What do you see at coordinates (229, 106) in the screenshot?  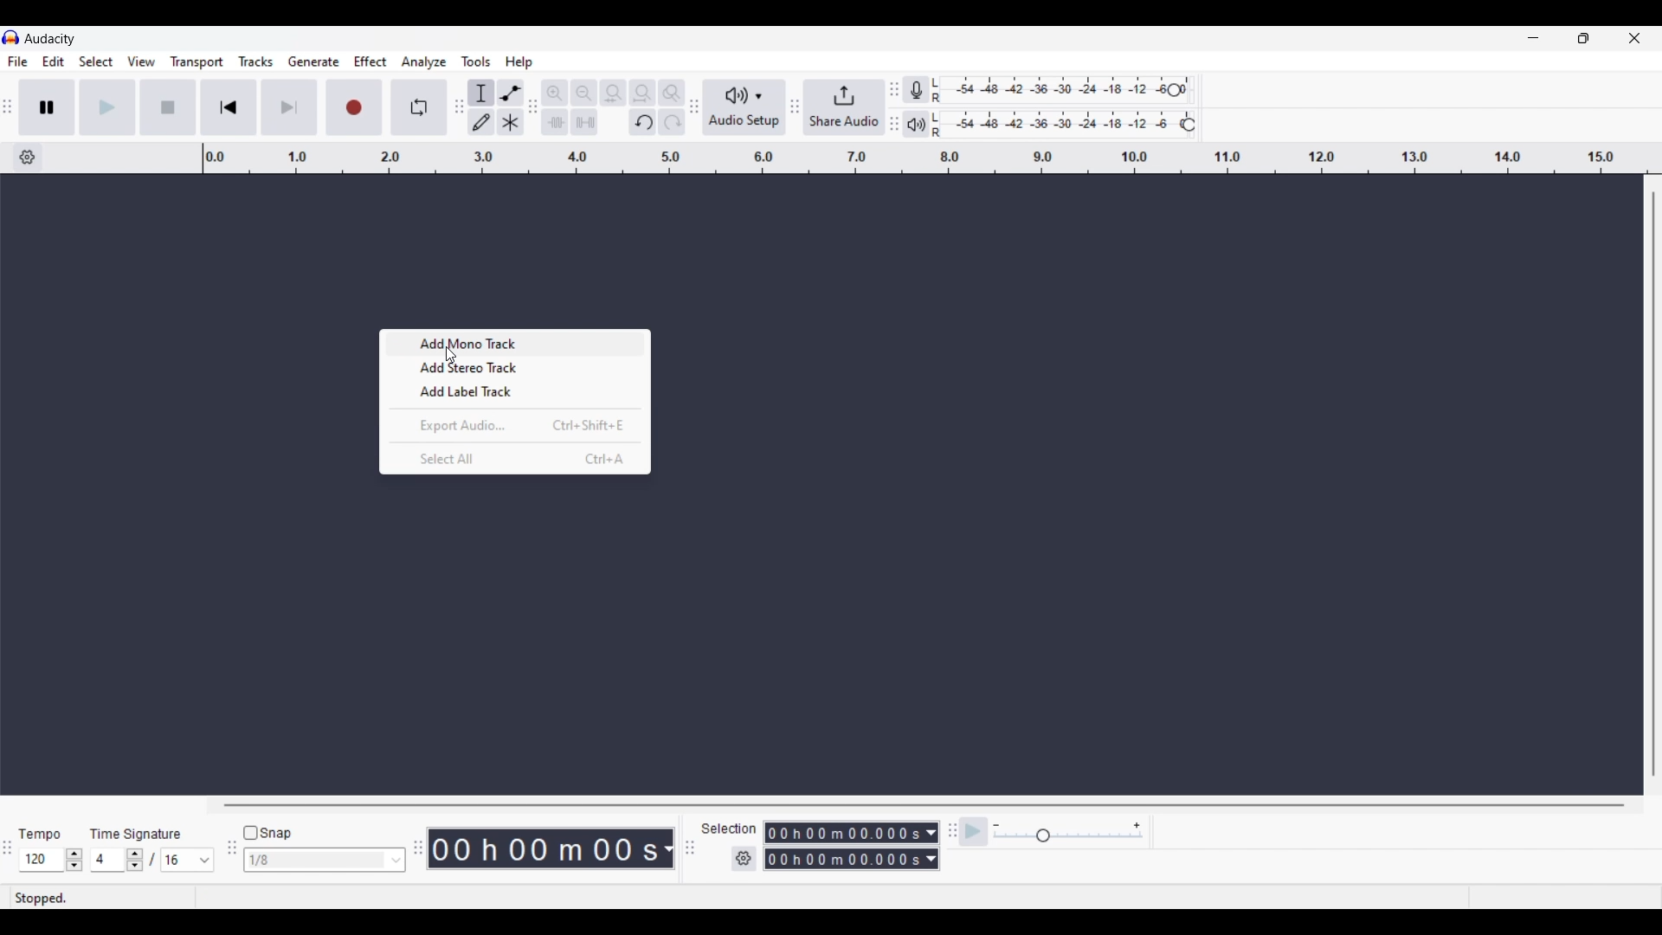 I see `Skip to start/Select to start` at bounding box center [229, 106].